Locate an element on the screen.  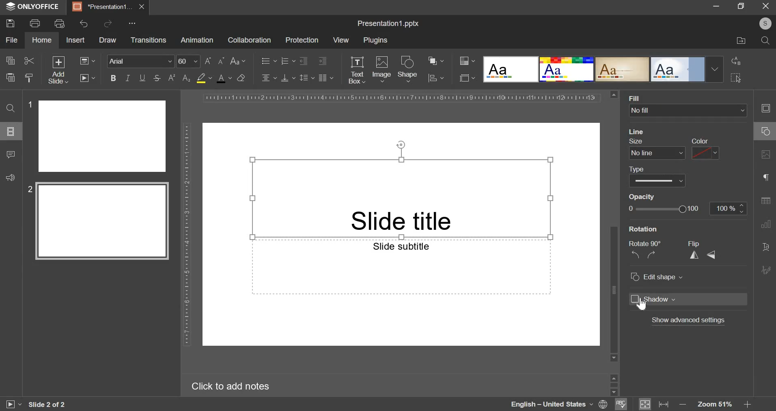
chart settings is located at coordinates (766, 224).